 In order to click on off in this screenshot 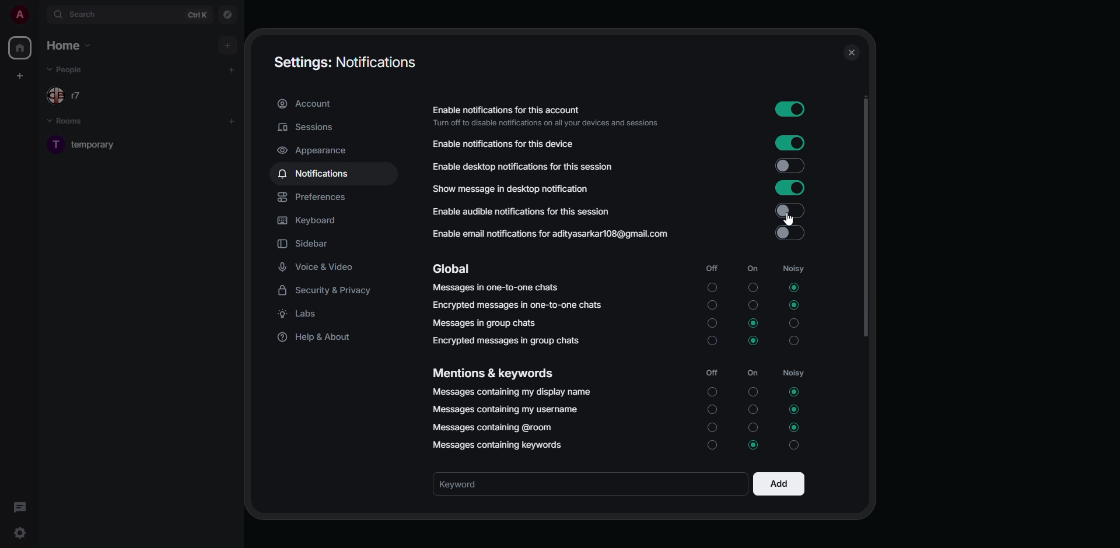, I will do `click(714, 374)`.